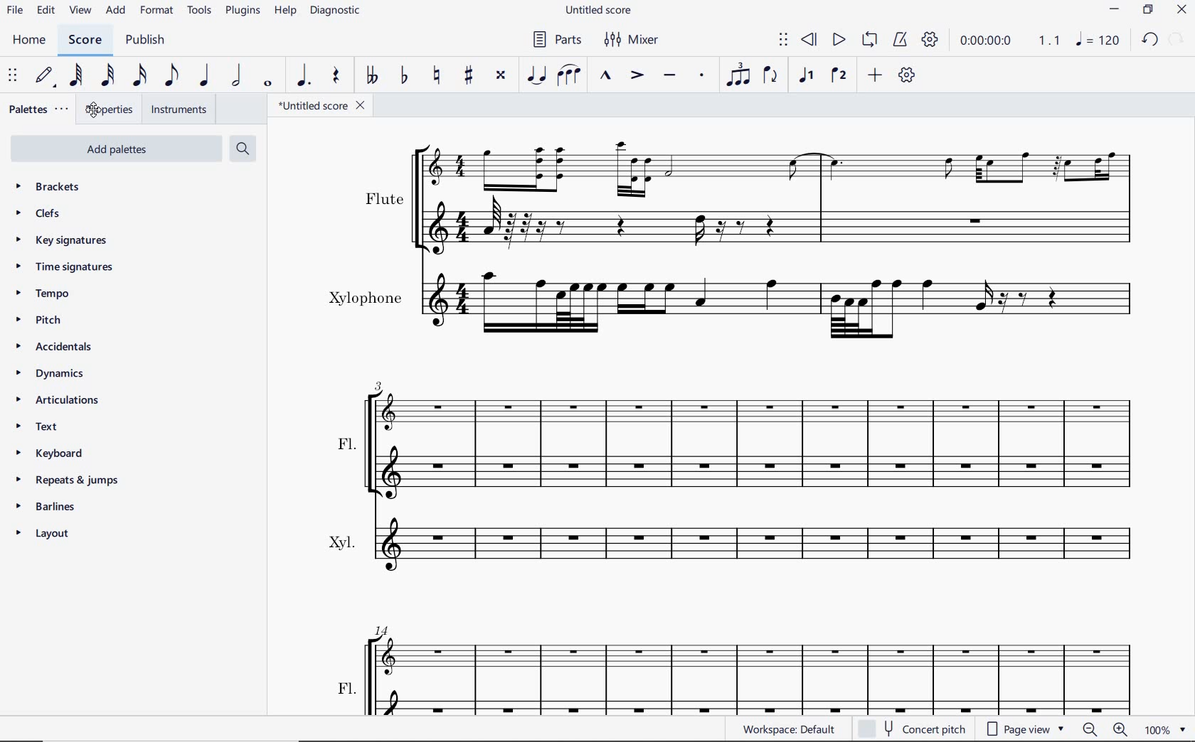 The image size is (1195, 742). Describe the element at coordinates (244, 149) in the screenshot. I see `search palettes` at that location.